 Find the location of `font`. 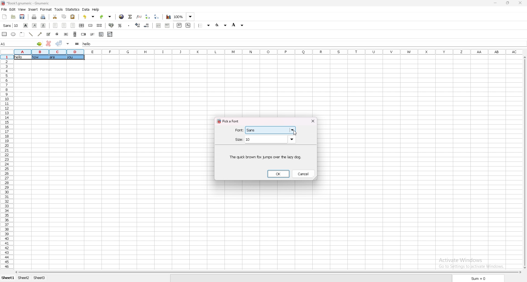

font is located at coordinates (265, 130).